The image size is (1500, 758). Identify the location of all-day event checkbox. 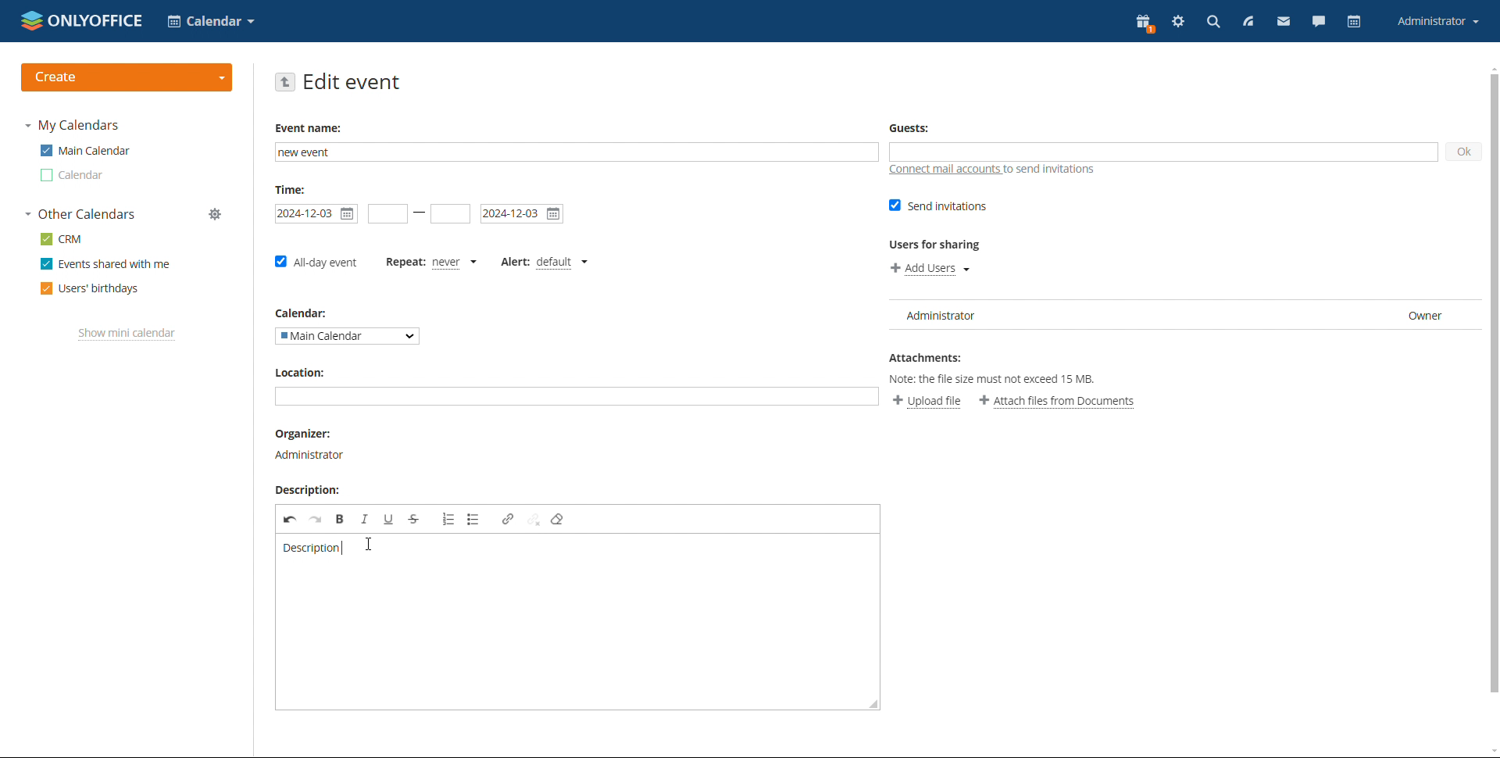
(315, 263).